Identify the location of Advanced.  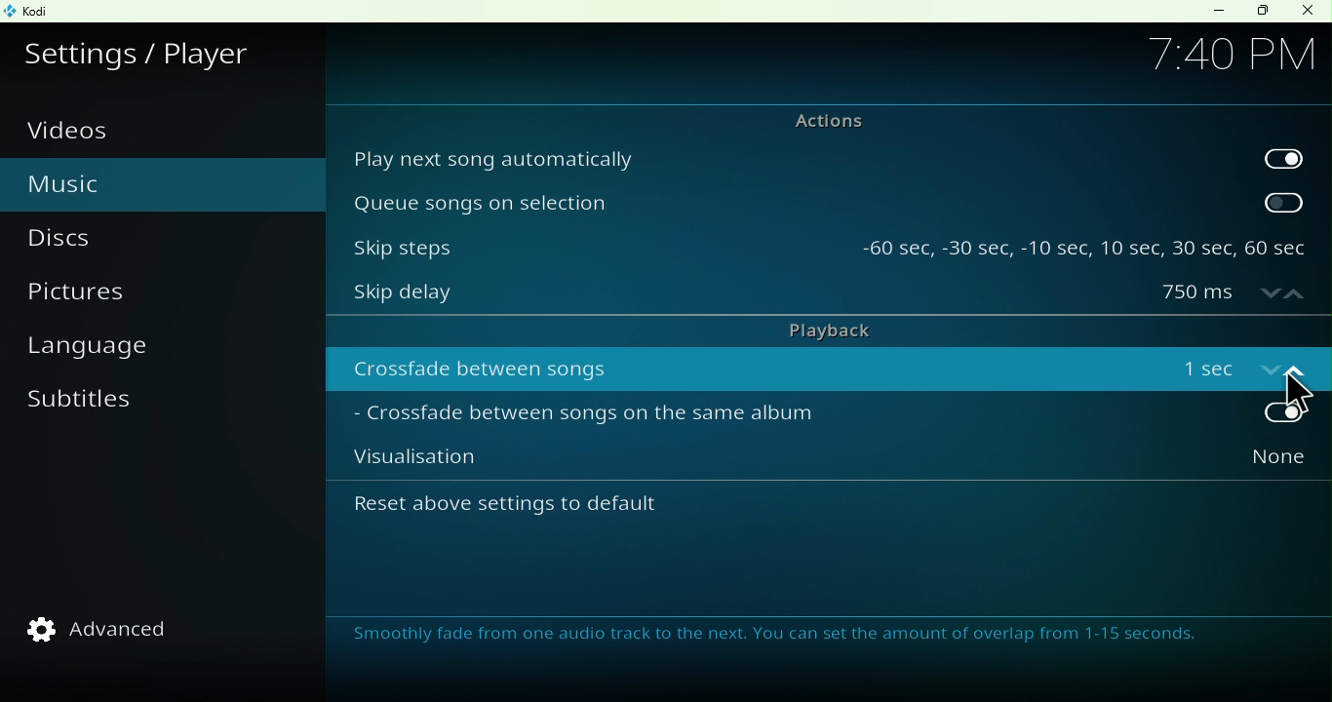
(111, 629).